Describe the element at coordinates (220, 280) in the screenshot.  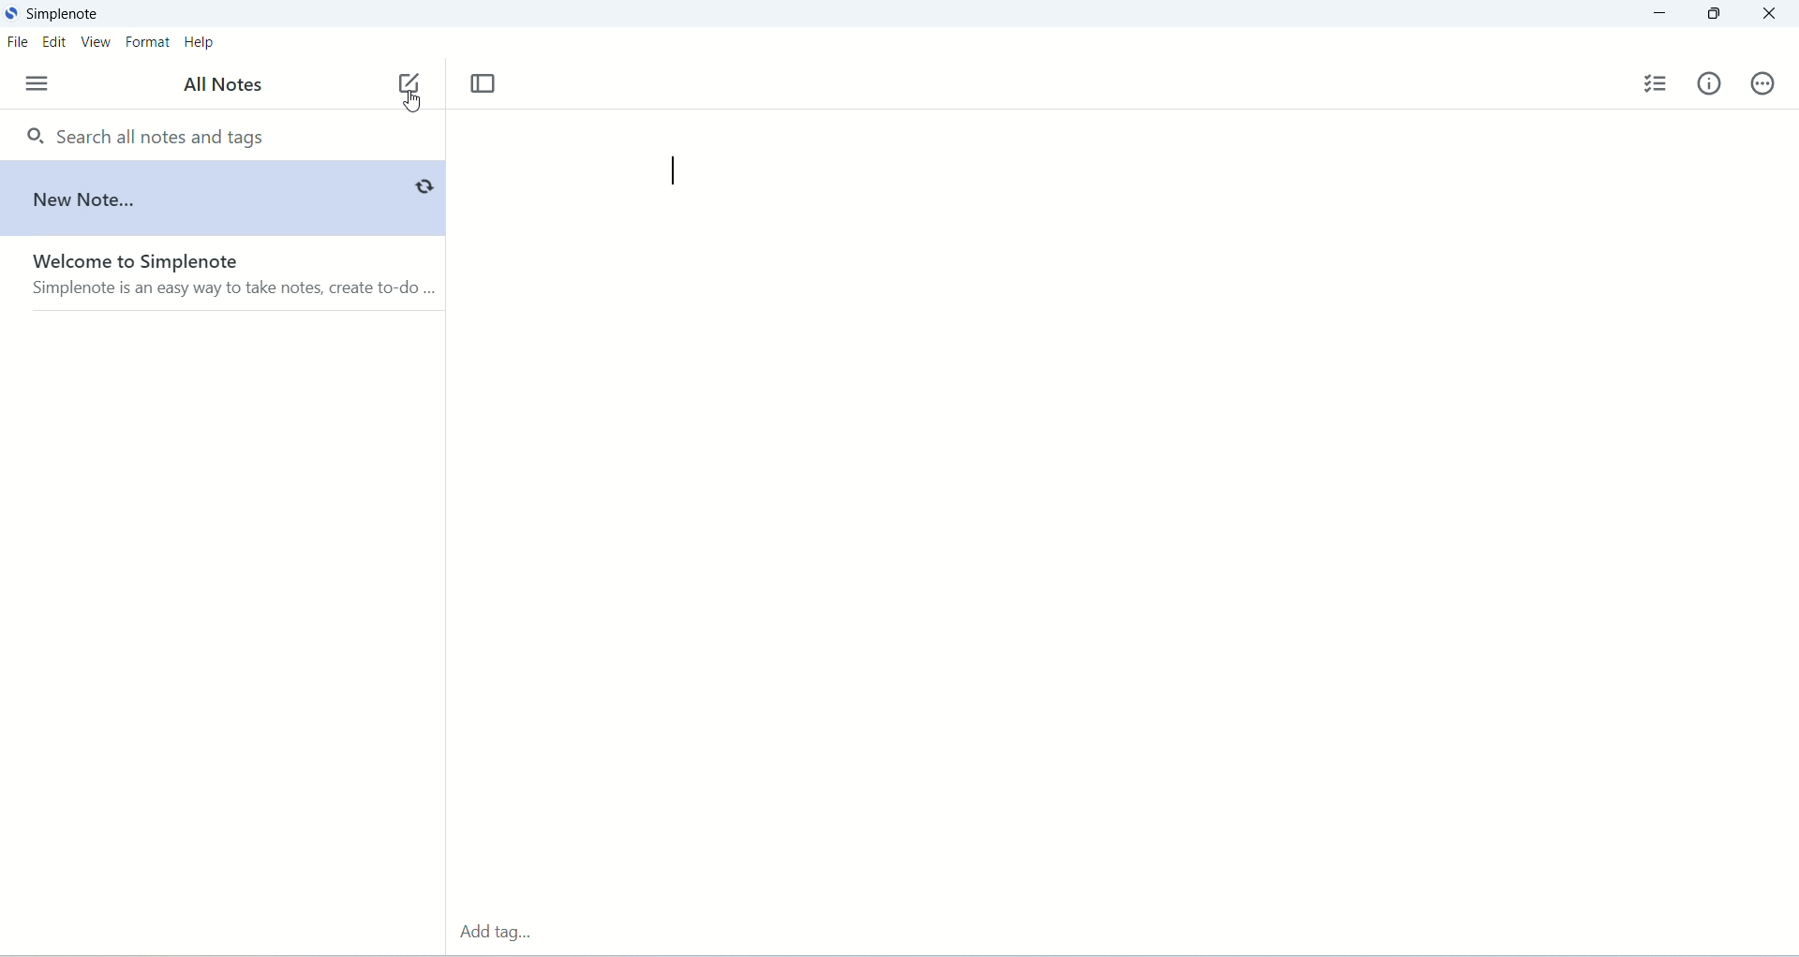
I see `welcome to Simplenote` at that location.